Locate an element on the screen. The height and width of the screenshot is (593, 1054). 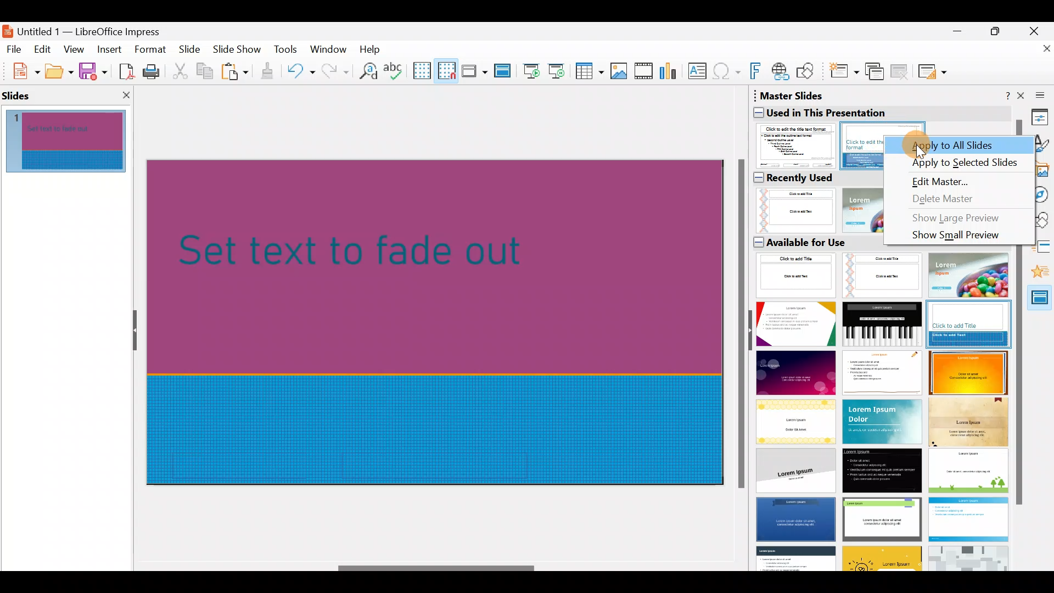
Spelling is located at coordinates (395, 70).